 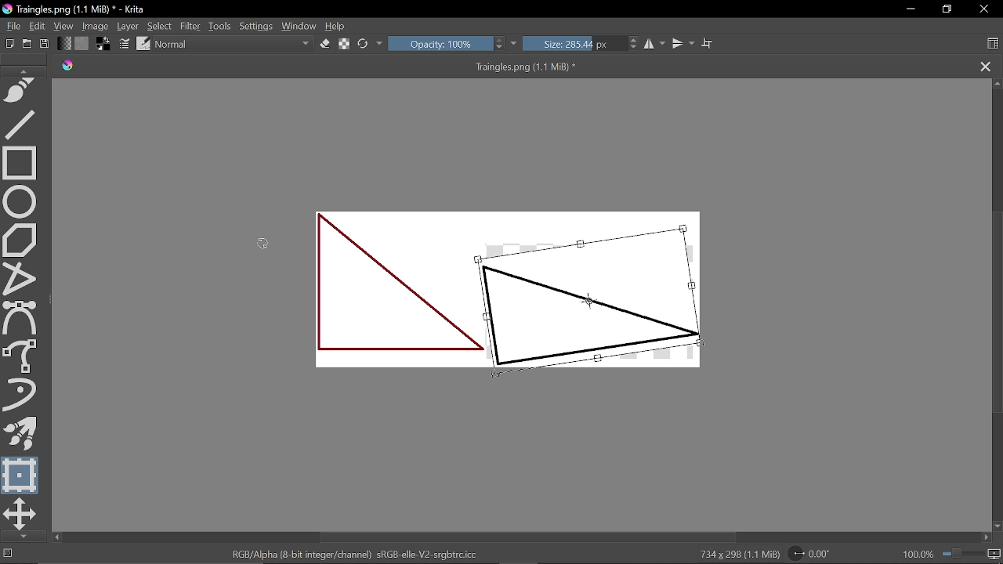 I want to click on Move up, so click(x=997, y=84).